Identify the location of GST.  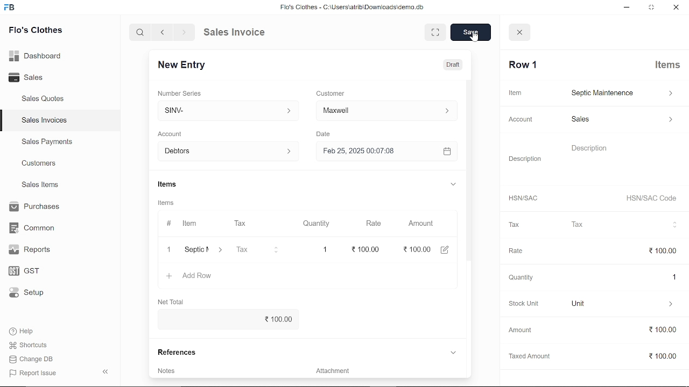
(30, 269).